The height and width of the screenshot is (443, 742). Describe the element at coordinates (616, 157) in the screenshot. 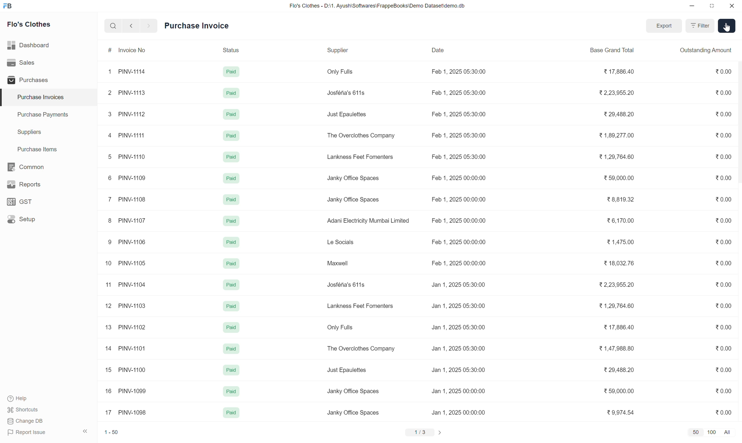

I see `1,29,764.60` at that location.